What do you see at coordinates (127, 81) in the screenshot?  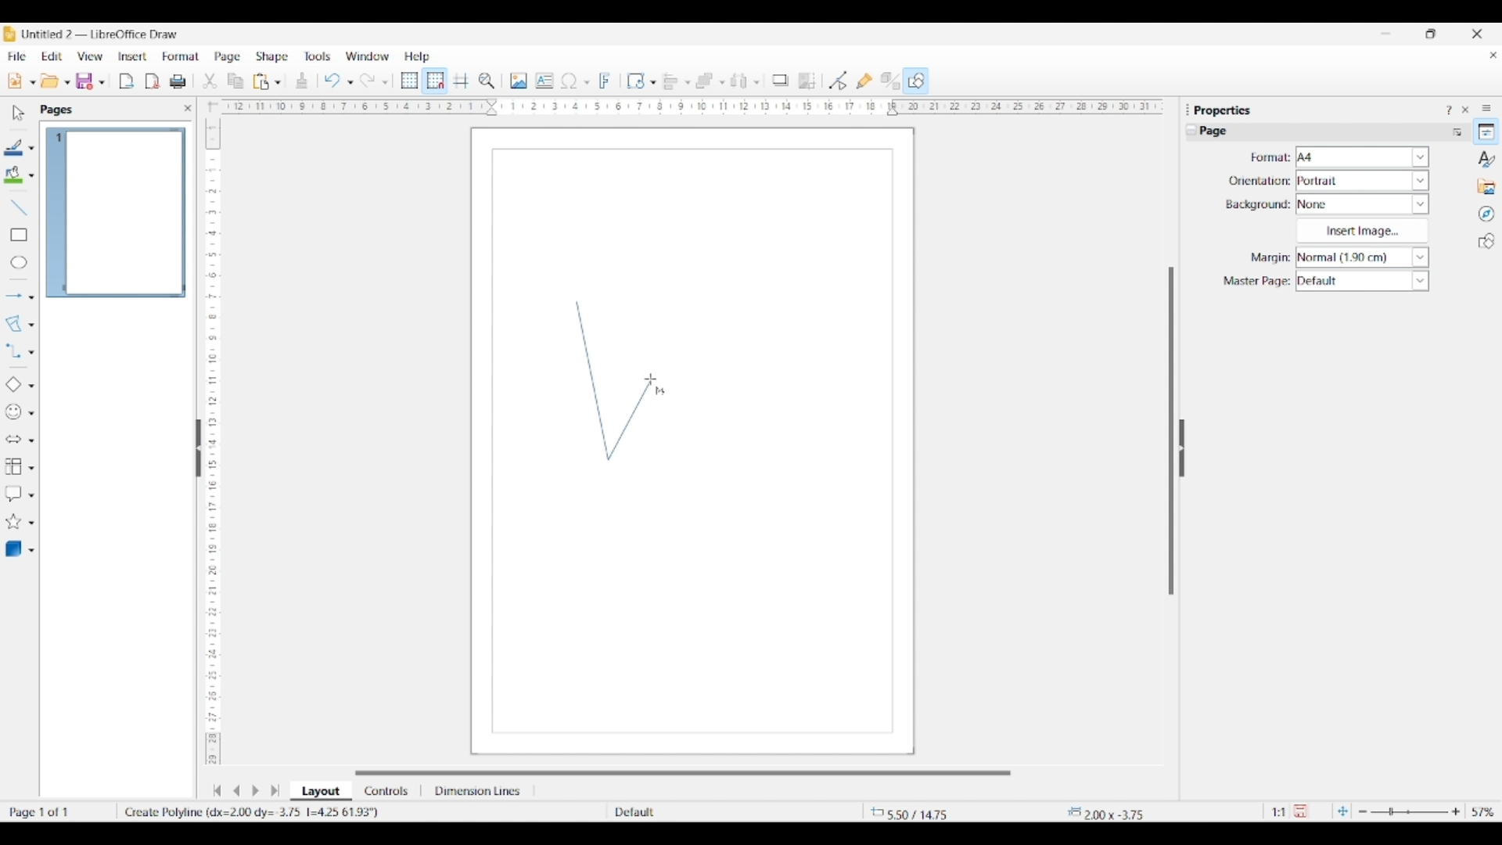 I see `Export` at bounding box center [127, 81].